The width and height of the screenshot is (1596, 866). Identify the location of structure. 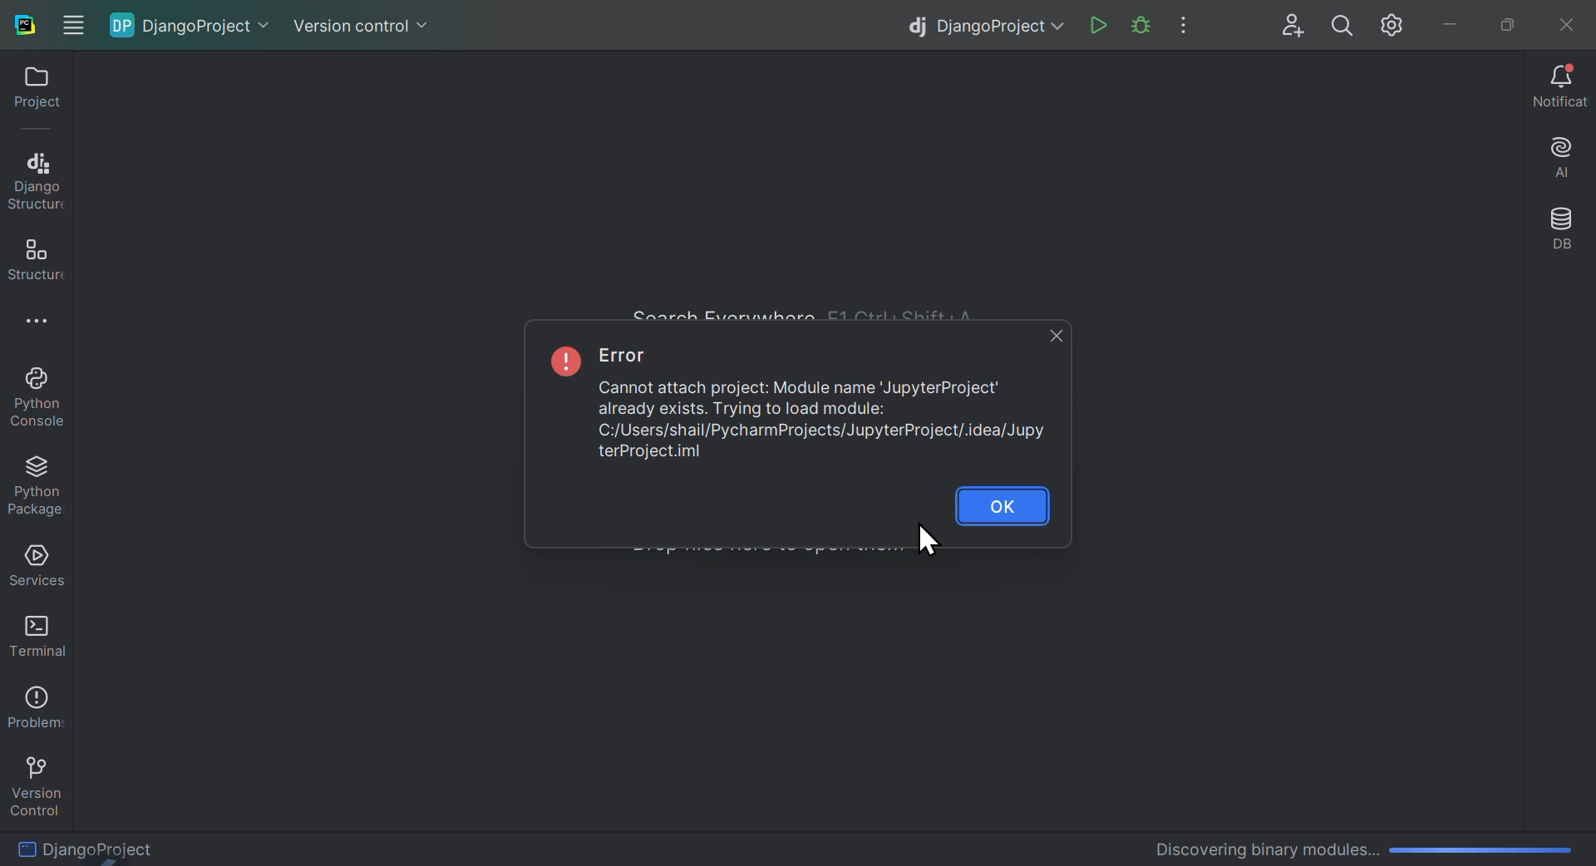
(32, 259).